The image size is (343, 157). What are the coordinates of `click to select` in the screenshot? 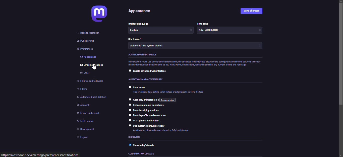 It's located at (129, 70).